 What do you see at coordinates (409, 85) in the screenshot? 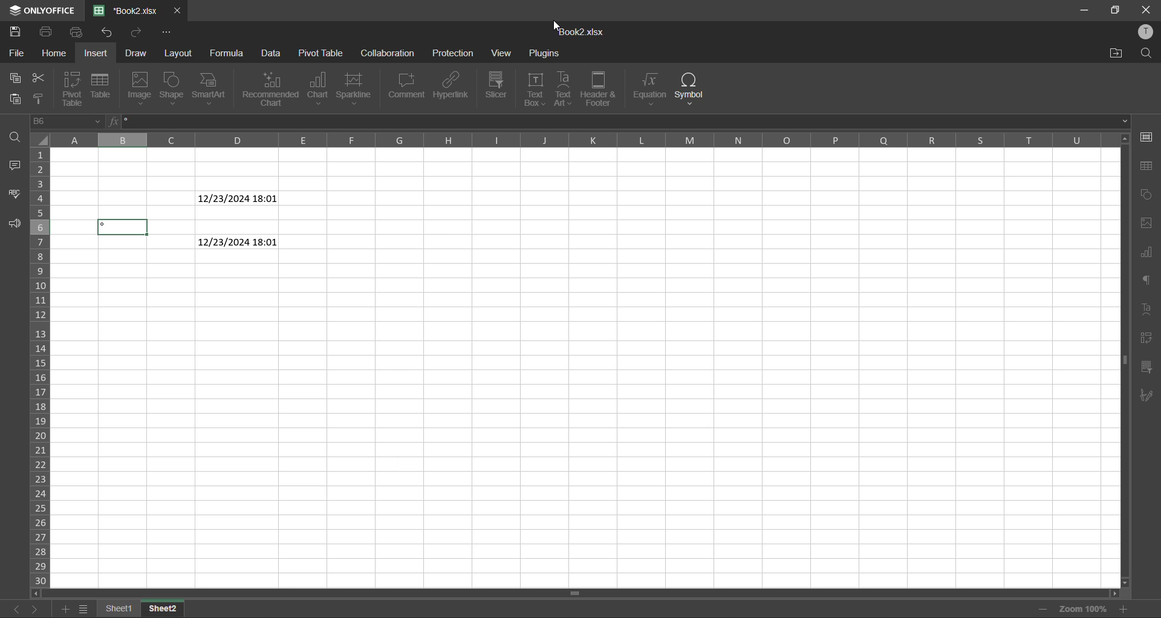
I see `comment` at bounding box center [409, 85].